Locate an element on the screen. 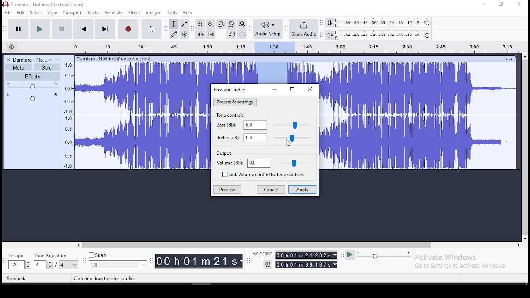 The width and height of the screenshot is (530, 298). fit selection to width is located at coordinates (221, 23).